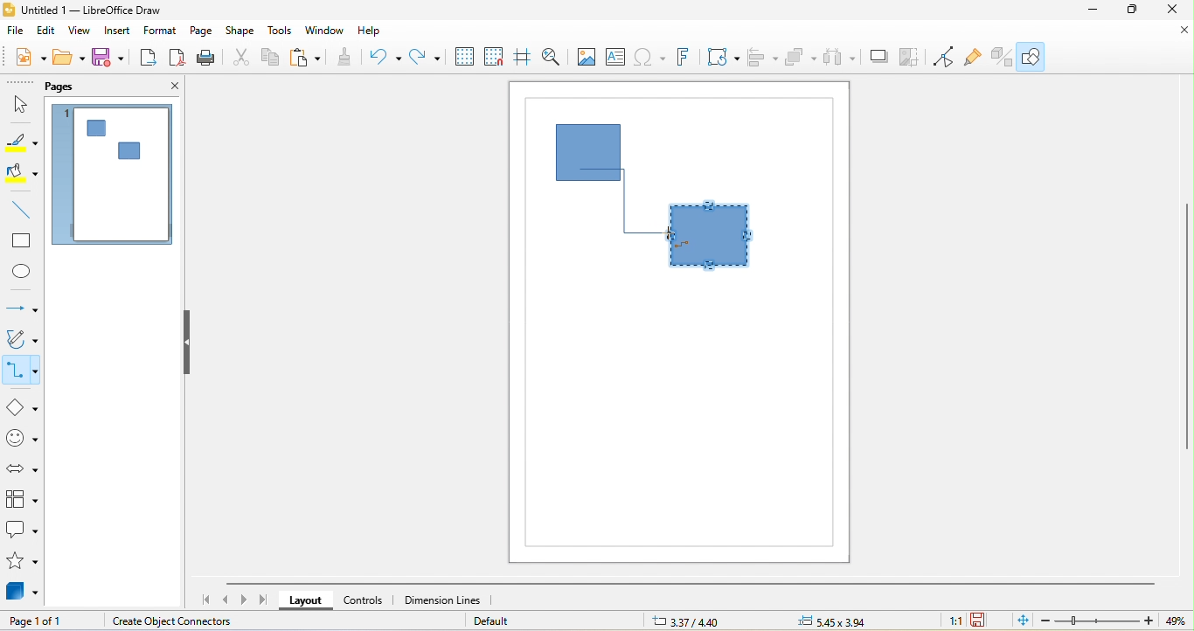 The width and height of the screenshot is (1194, 631). What do you see at coordinates (1095, 12) in the screenshot?
I see `minimize` at bounding box center [1095, 12].